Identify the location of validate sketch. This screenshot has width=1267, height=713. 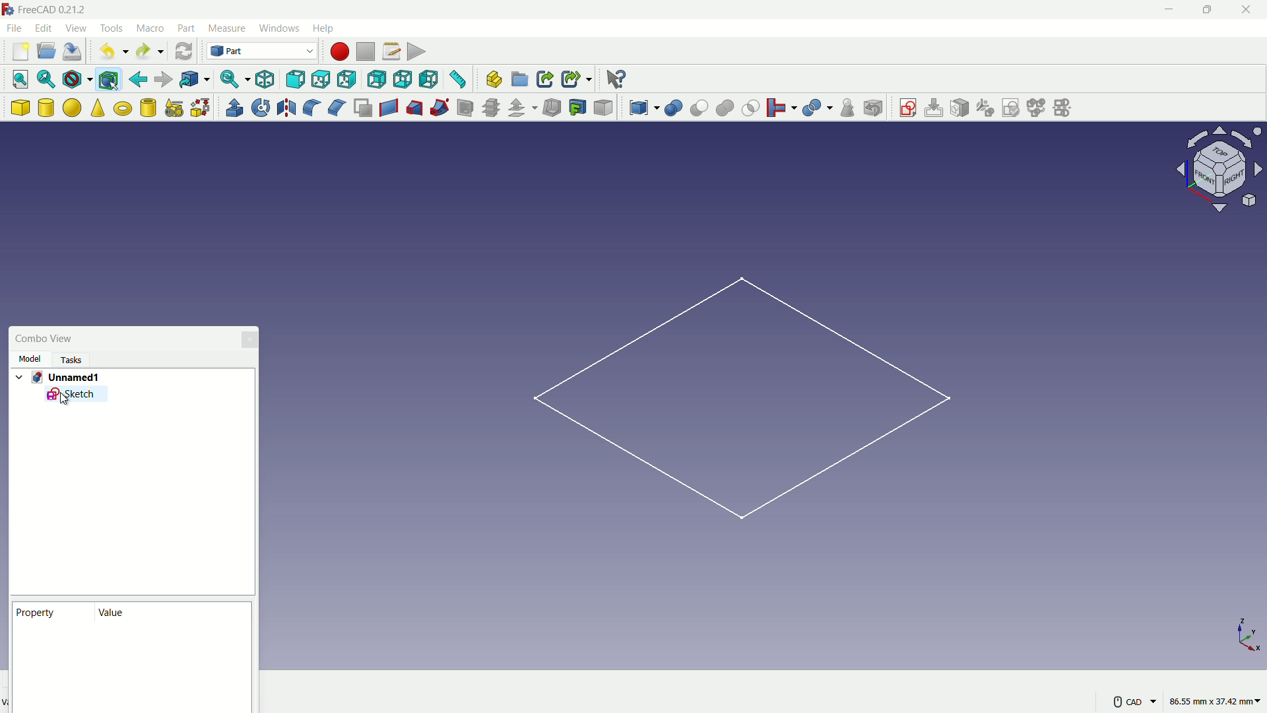
(1011, 108).